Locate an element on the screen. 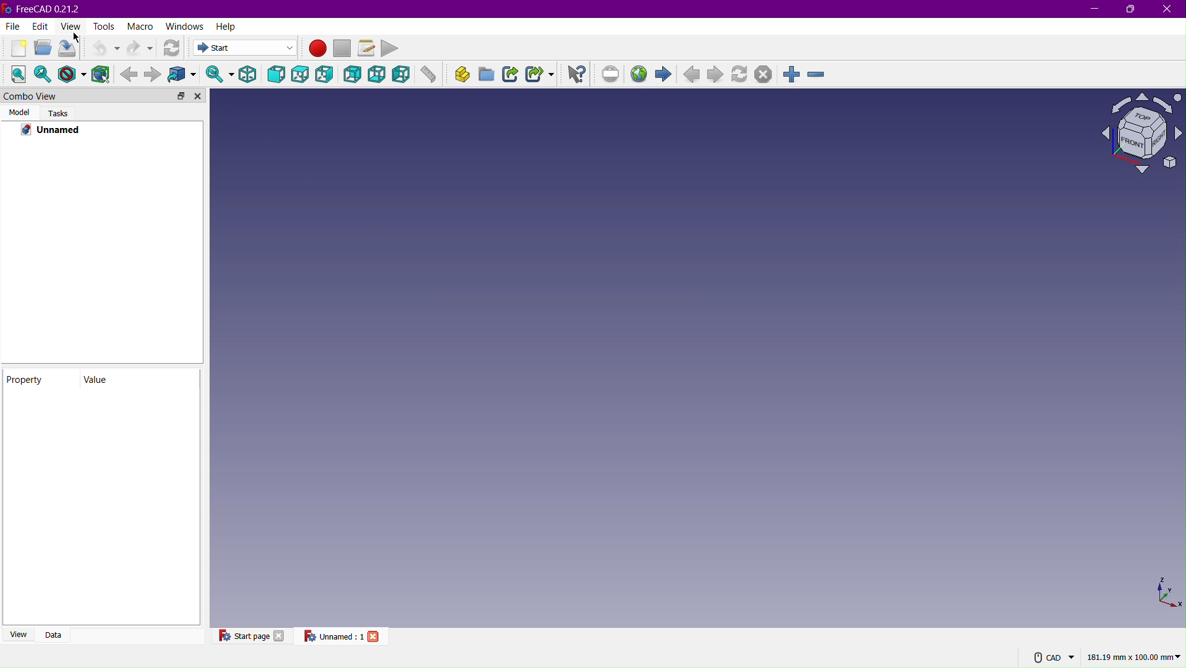 This screenshot has width=1186, height=668. Start is located at coordinates (245, 48).